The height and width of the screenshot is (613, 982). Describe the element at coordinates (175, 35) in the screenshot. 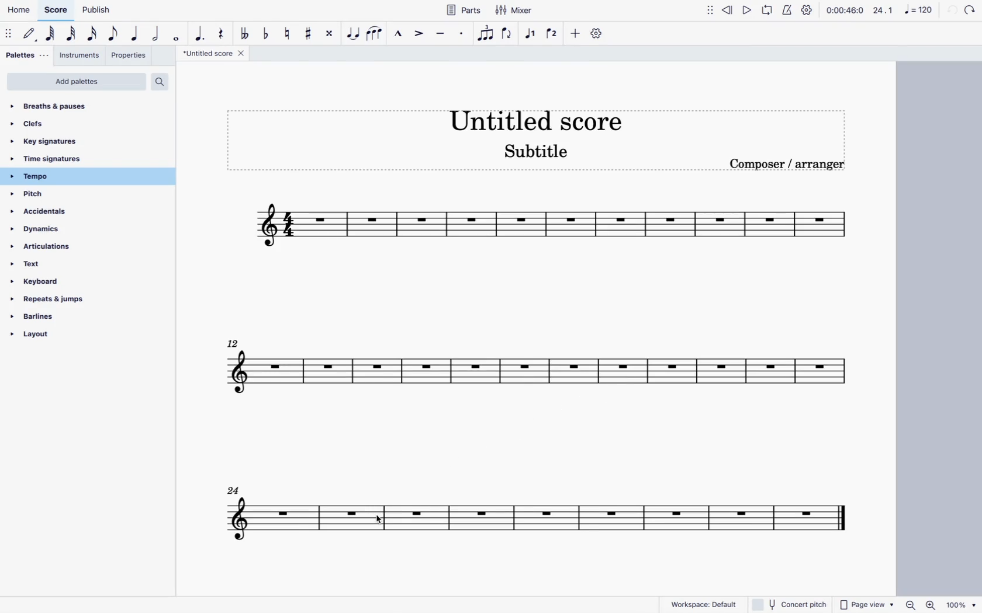

I see `whole note` at that location.